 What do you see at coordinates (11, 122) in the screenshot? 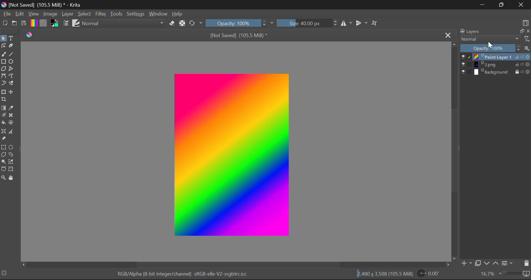
I see `Enclose and Fill` at bounding box center [11, 122].